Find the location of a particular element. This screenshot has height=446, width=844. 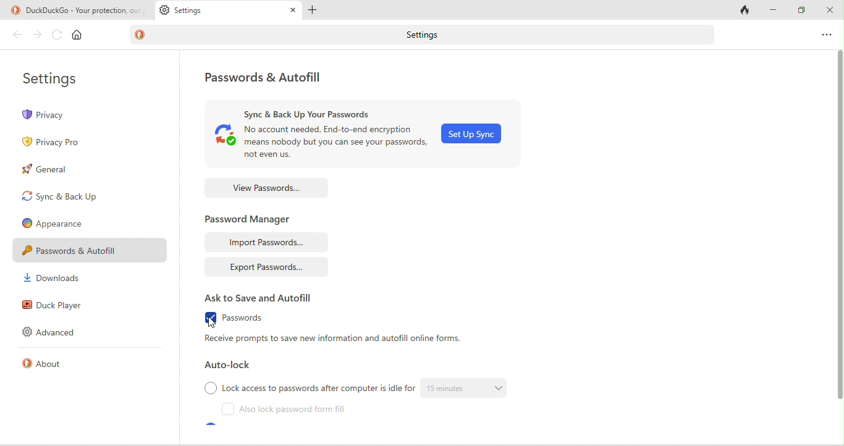

close tab and clear data is located at coordinates (743, 9).